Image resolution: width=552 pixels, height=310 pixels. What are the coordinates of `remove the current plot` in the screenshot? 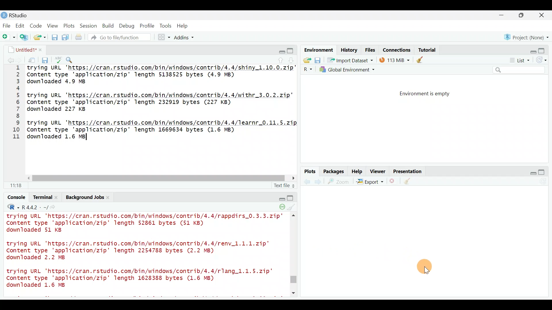 It's located at (393, 182).